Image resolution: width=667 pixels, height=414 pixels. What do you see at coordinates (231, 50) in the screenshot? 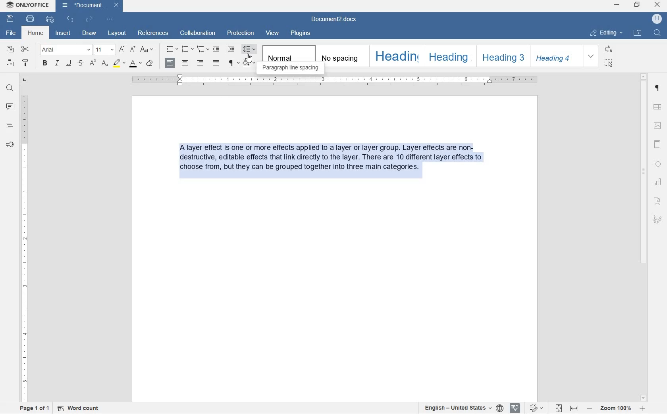
I see `increase indent` at bounding box center [231, 50].